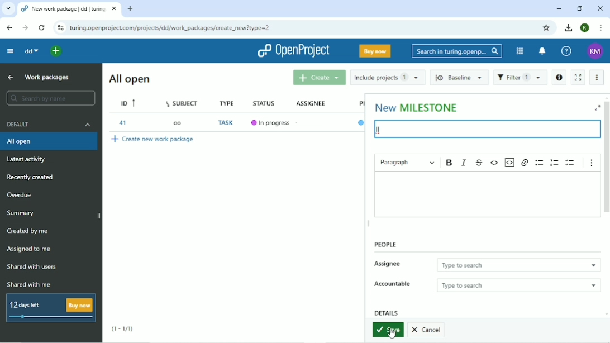 The height and width of the screenshot is (343, 610). Describe the element at coordinates (427, 331) in the screenshot. I see `Cancel` at that location.